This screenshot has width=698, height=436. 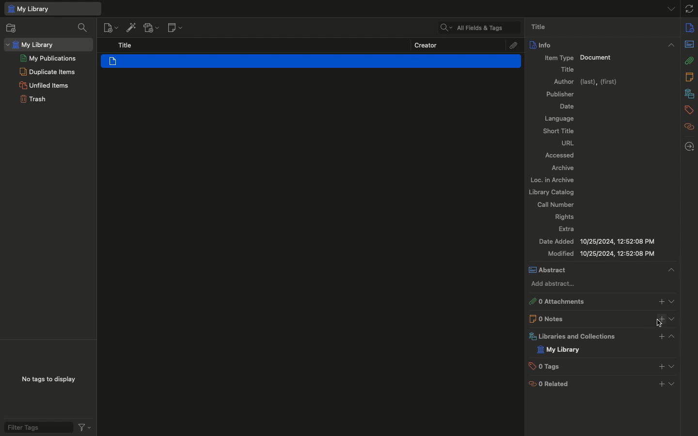 What do you see at coordinates (690, 44) in the screenshot?
I see `Abstract` at bounding box center [690, 44].